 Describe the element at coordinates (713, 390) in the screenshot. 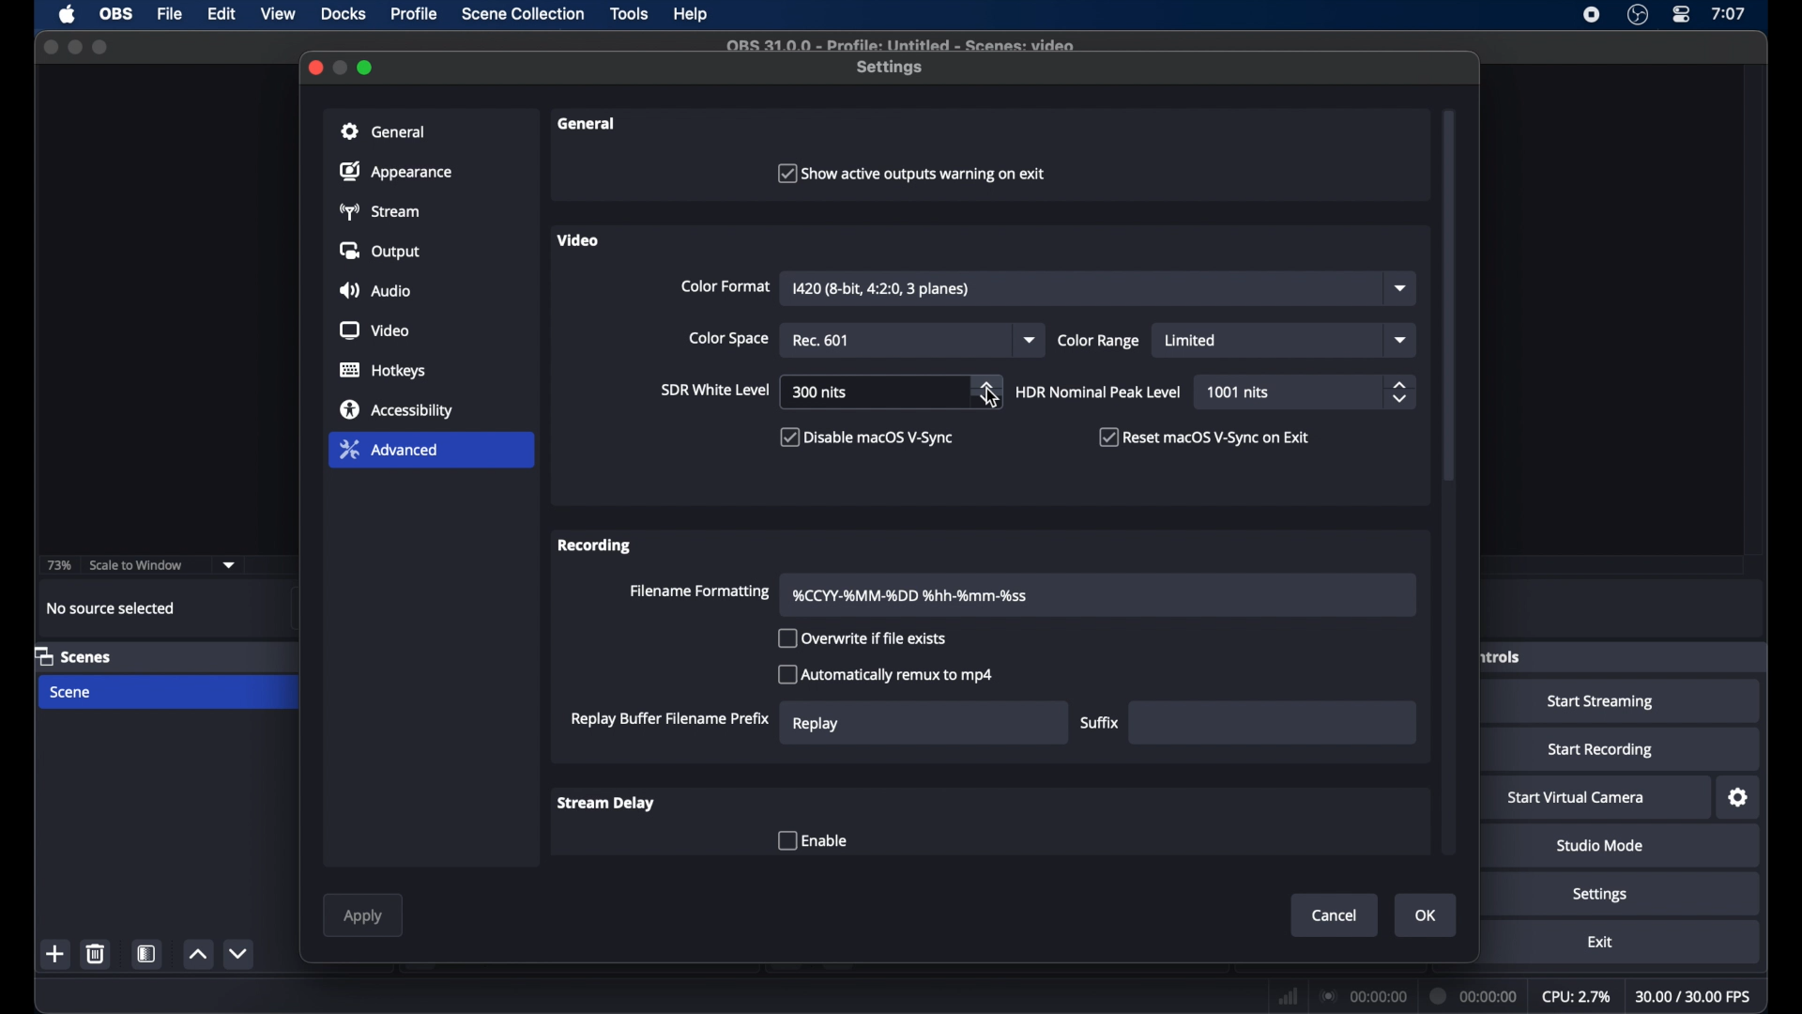

I see `sir white level ` at that location.